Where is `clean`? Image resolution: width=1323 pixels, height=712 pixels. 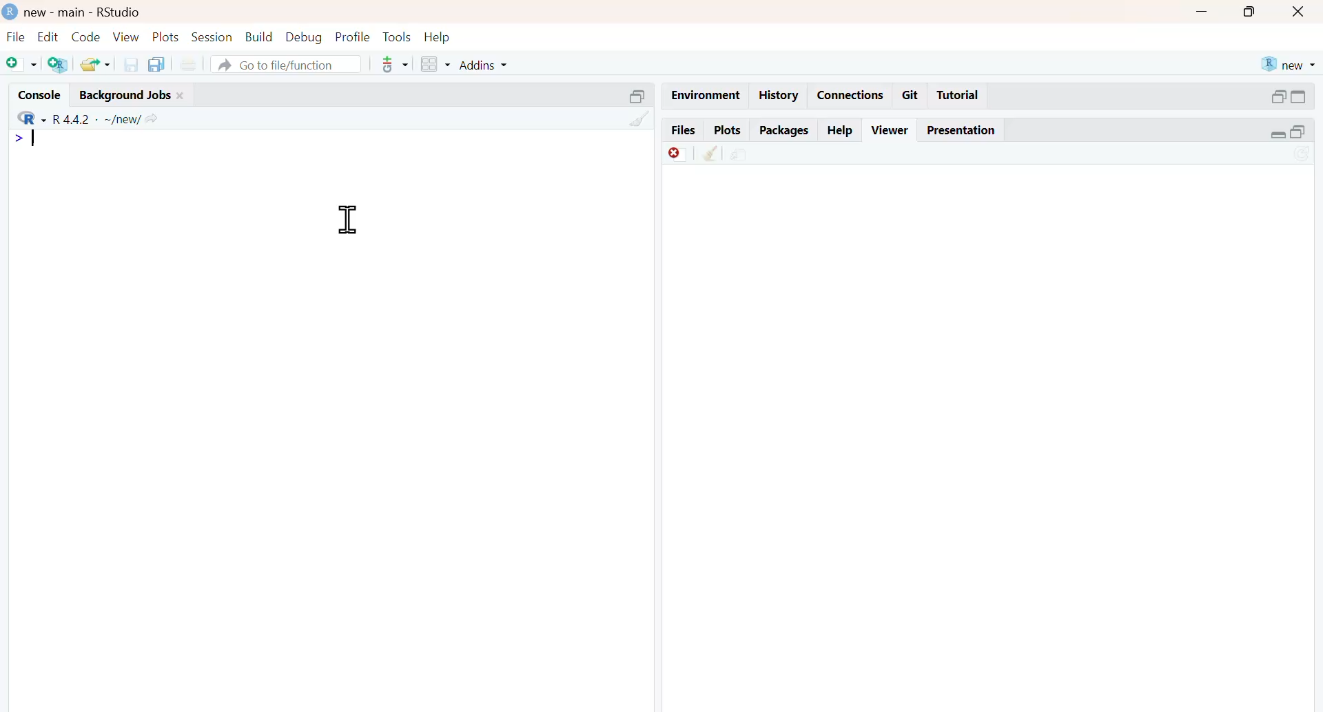 clean is located at coordinates (711, 153).